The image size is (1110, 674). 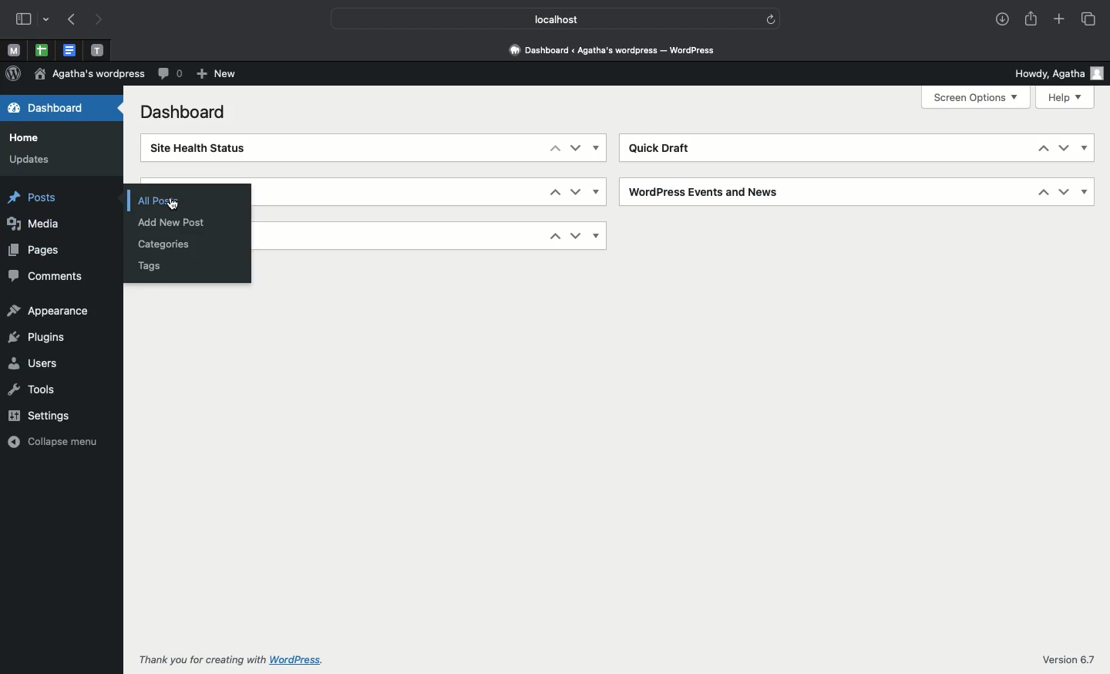 What do you see at coordinates (1060, 20) in the screenshot?
I see `Add new tab` at bounding box center [1060, 20].